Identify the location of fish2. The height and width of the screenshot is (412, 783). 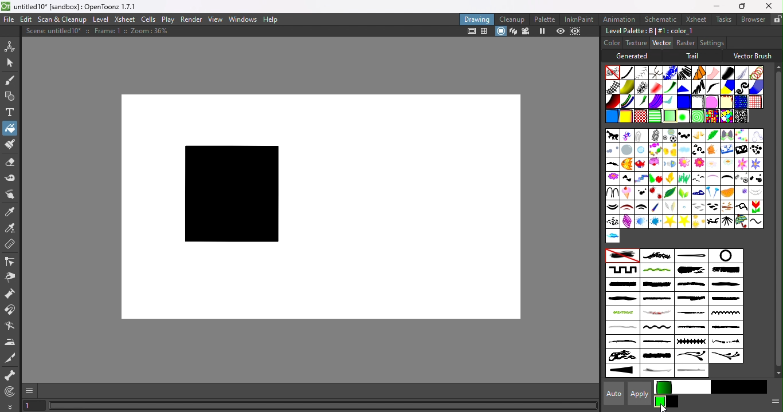
(641, 164).